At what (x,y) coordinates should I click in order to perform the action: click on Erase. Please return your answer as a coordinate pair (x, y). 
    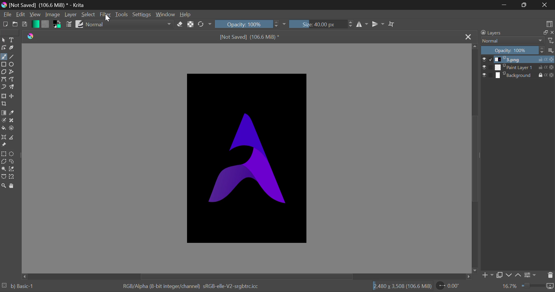
    Looking at the image, I should click on (180, 25).